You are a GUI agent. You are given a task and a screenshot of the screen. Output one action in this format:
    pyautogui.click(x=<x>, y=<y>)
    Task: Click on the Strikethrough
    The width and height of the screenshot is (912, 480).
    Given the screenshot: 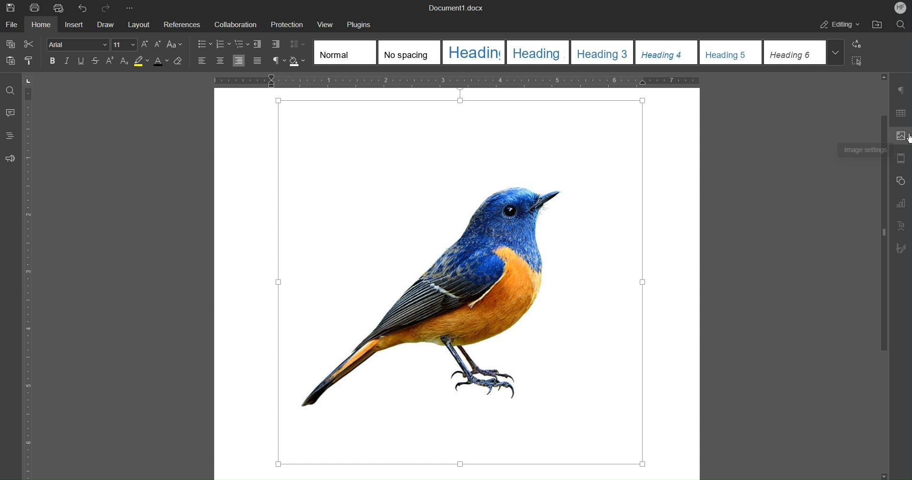 What is the action you would take?
    pyautogui.click(x=96, y=62)
    